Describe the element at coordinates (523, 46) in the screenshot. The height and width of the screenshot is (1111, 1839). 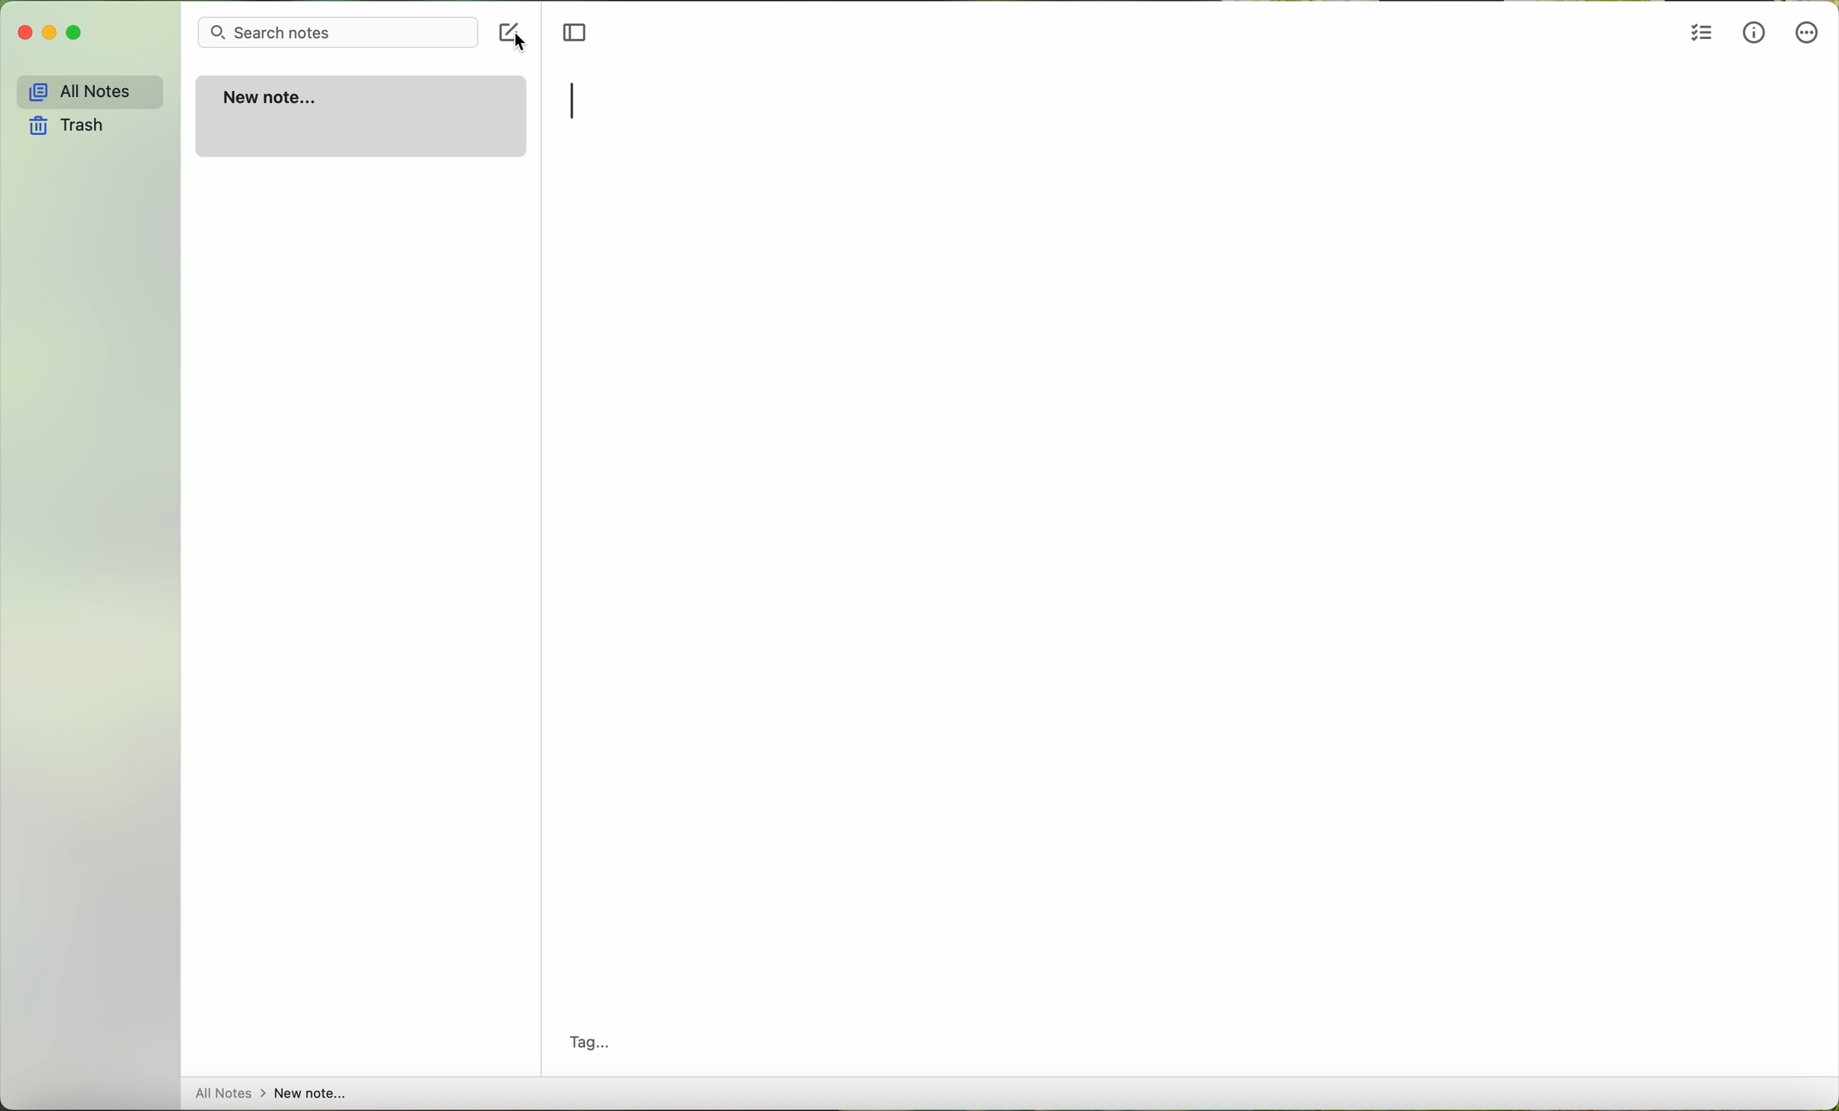
I see `cursor` at that location.